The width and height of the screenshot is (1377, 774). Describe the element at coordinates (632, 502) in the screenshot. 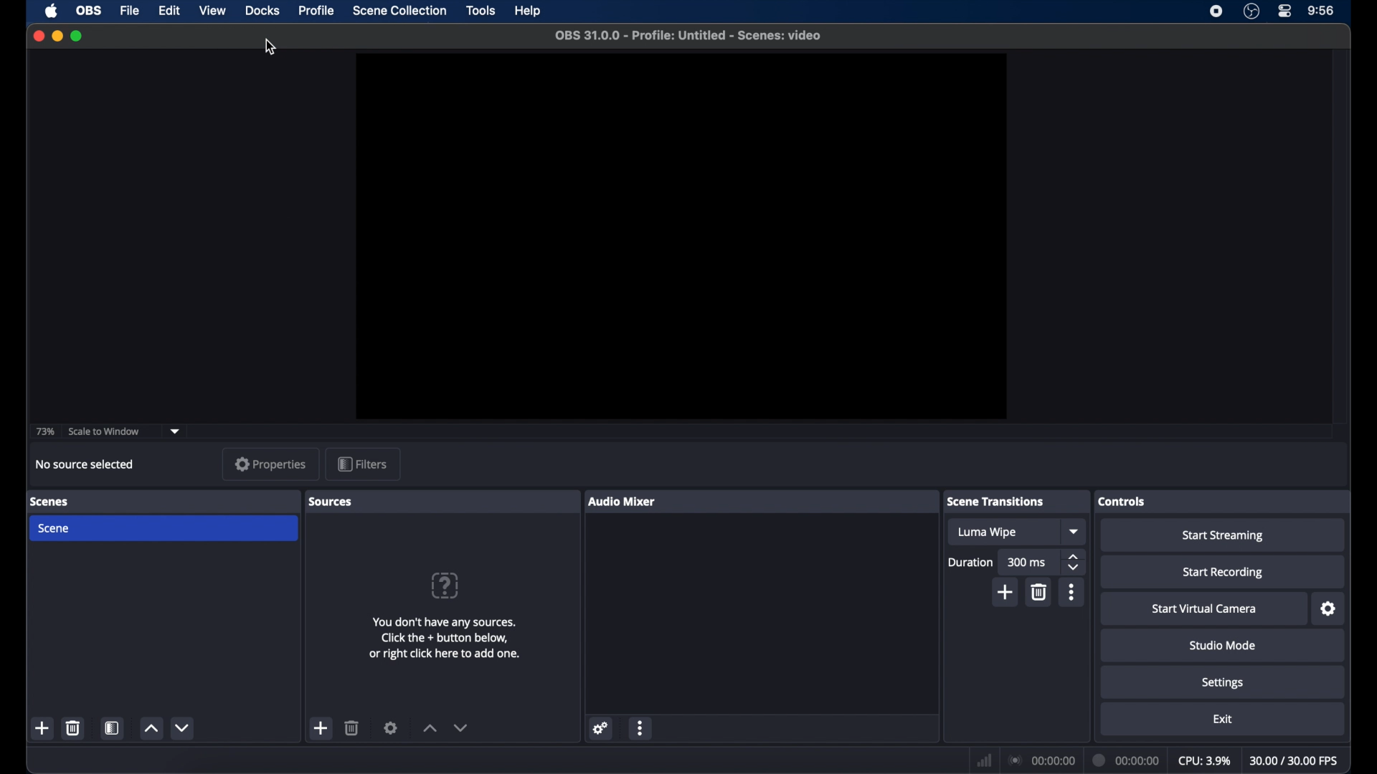

I see `audio mixer` at that location.